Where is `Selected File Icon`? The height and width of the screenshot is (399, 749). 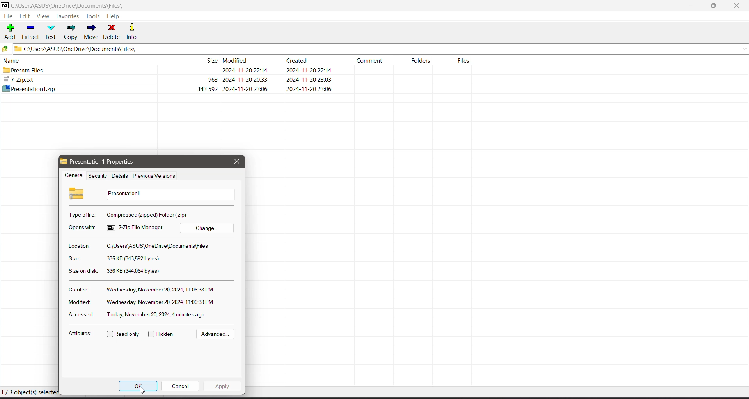
Selected File Icon is located at coordinates (78, 193).